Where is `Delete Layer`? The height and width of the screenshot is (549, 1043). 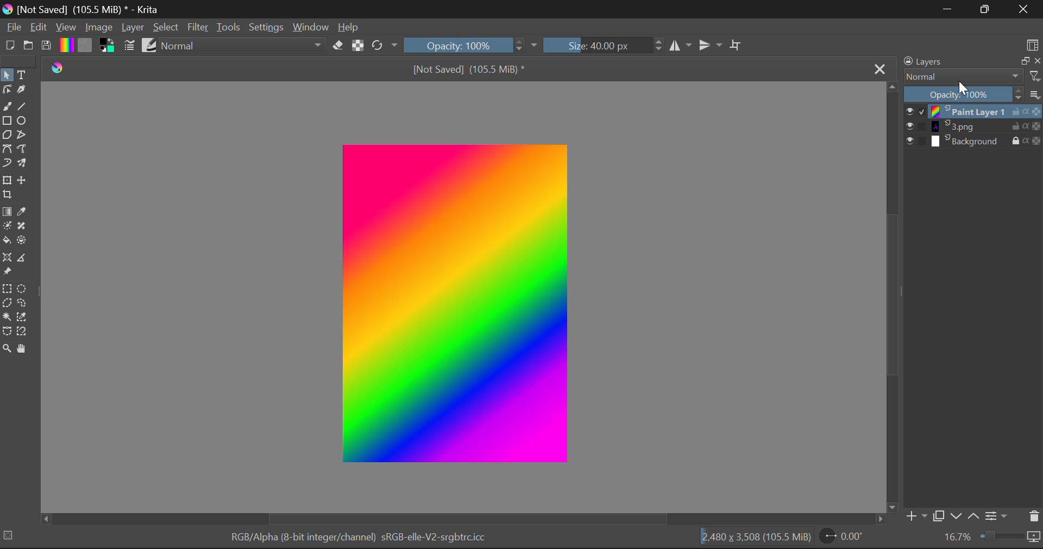 Delete Layer is located at coordinates (1034, 517).